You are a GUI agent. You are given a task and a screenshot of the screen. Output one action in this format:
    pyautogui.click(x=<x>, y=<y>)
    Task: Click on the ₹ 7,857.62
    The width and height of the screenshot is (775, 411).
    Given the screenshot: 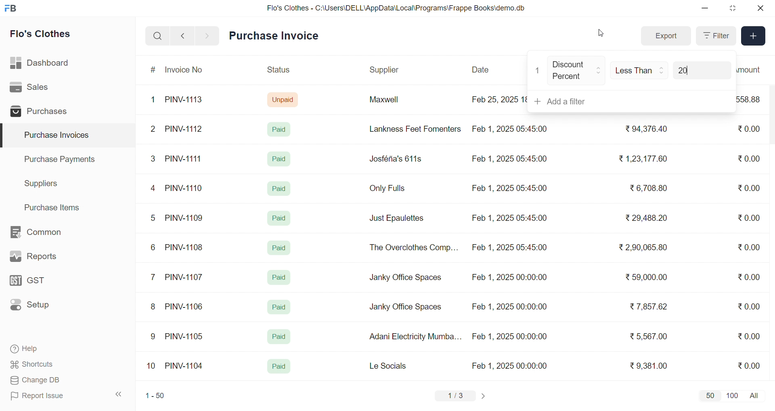 What is the action you would take?
    pyautogui.click(x=649, y=307)
    